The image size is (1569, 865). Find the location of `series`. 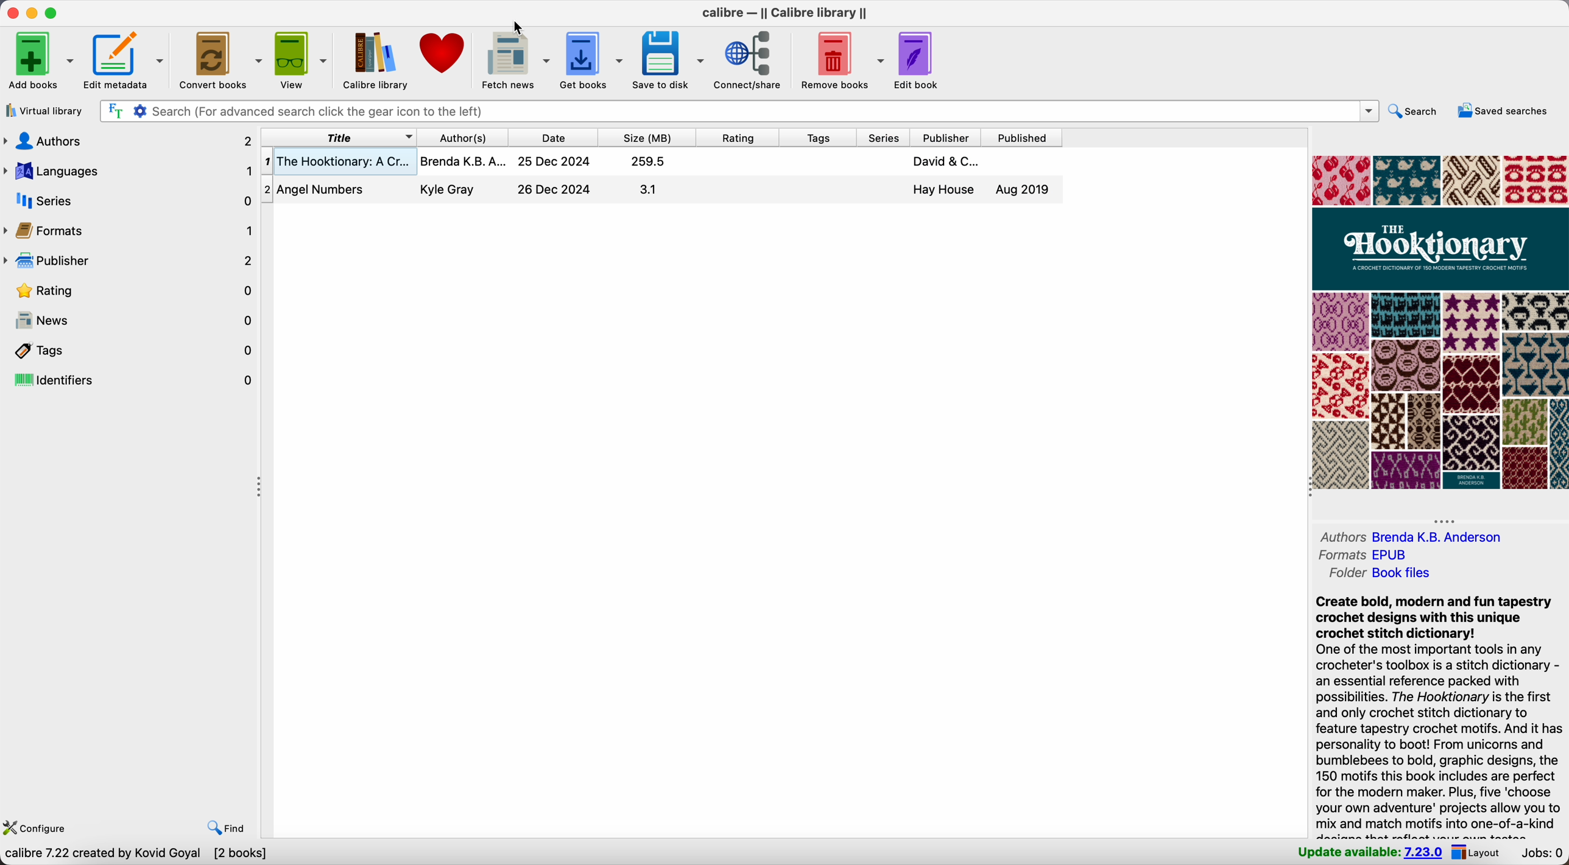

series is located at coordinates (887, 138).